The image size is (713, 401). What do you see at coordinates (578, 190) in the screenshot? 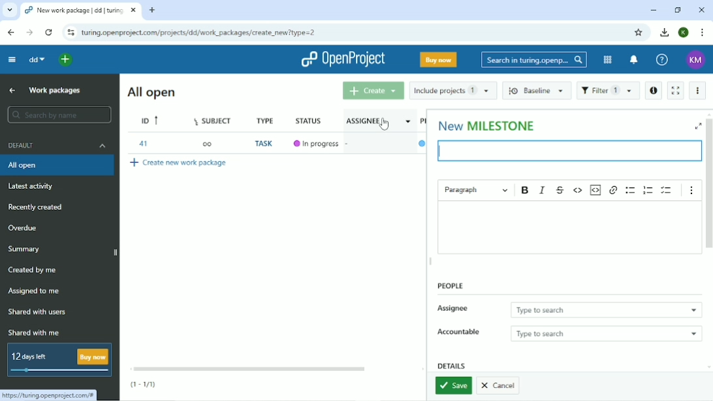
I see `Code` at bounding box center [578, 190].